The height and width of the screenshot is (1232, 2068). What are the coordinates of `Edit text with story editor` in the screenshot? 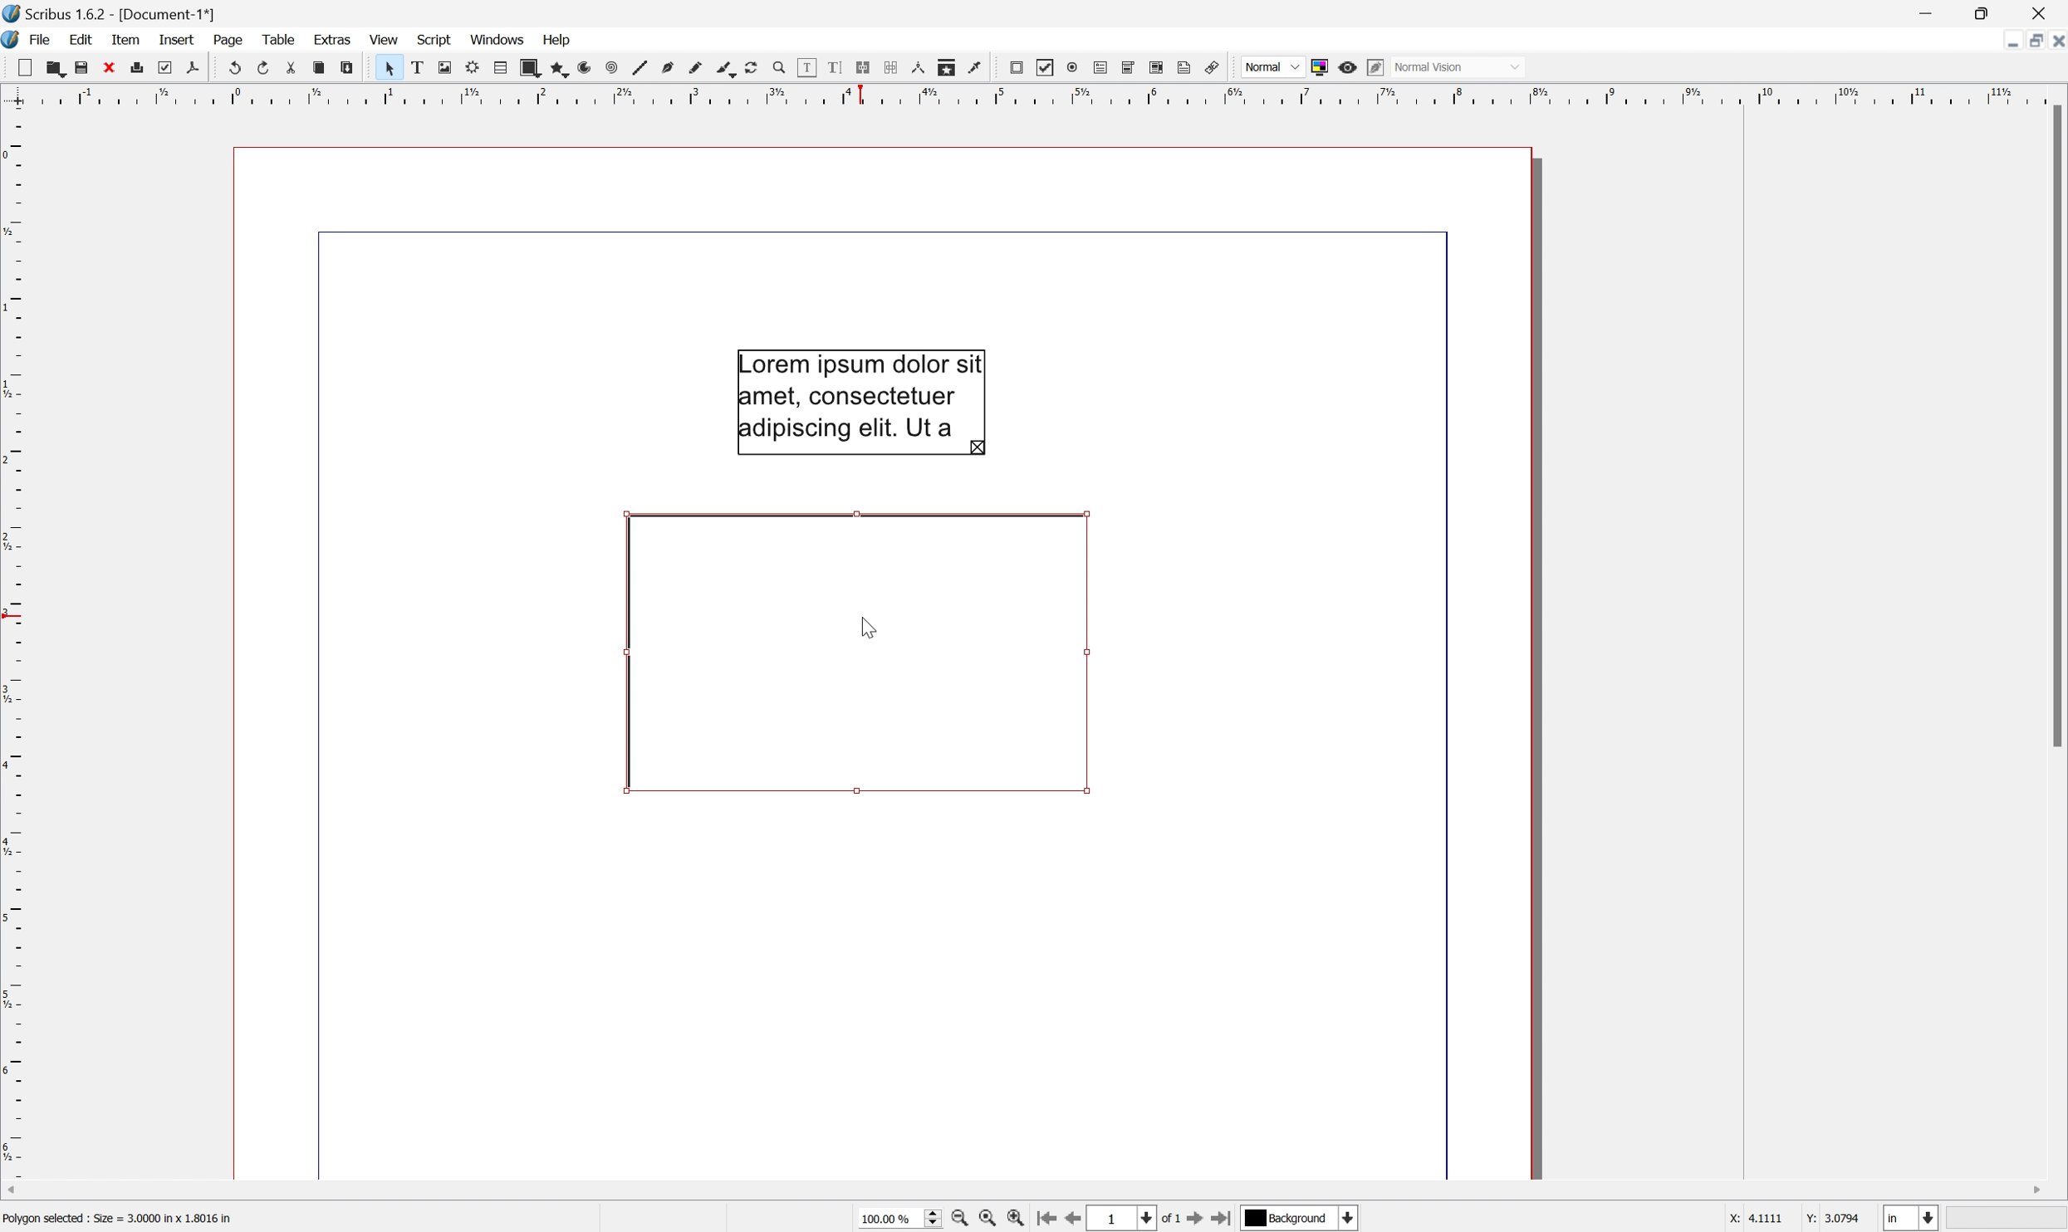 It's located at (831, 66).